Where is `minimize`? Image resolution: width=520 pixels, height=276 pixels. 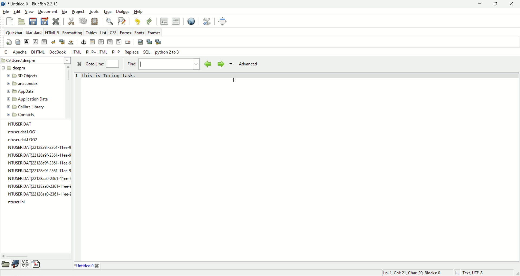
minimize is located at coordinates (478, 5).